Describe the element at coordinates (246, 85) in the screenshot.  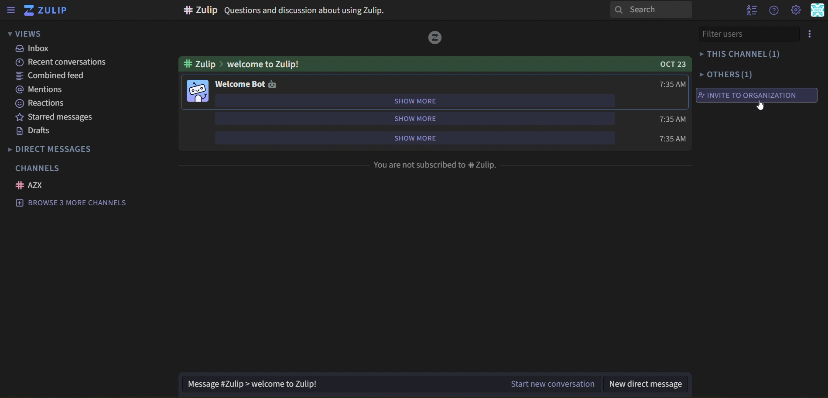
I see `welcome bot` at that location.